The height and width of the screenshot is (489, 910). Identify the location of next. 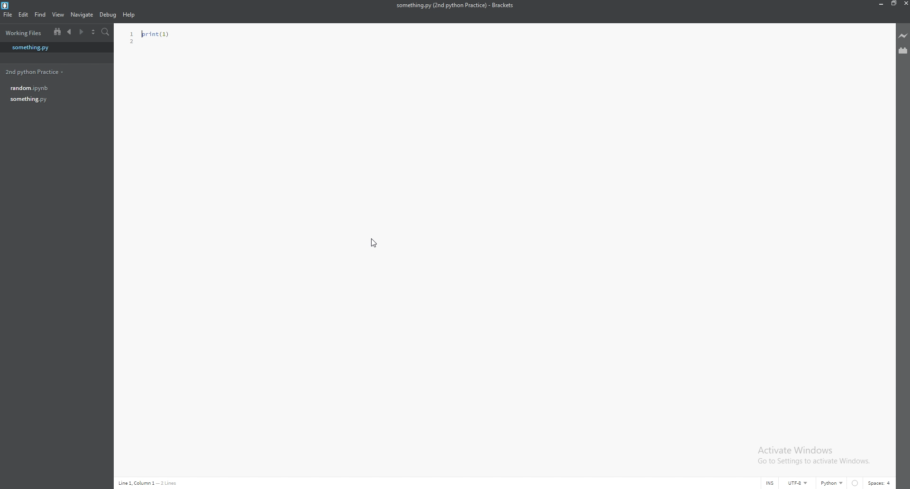
(82, 32).